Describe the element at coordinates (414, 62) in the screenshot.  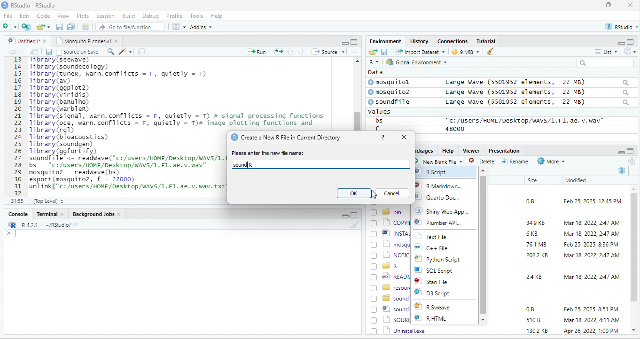
I see `hy Global Environment ~` at that location.